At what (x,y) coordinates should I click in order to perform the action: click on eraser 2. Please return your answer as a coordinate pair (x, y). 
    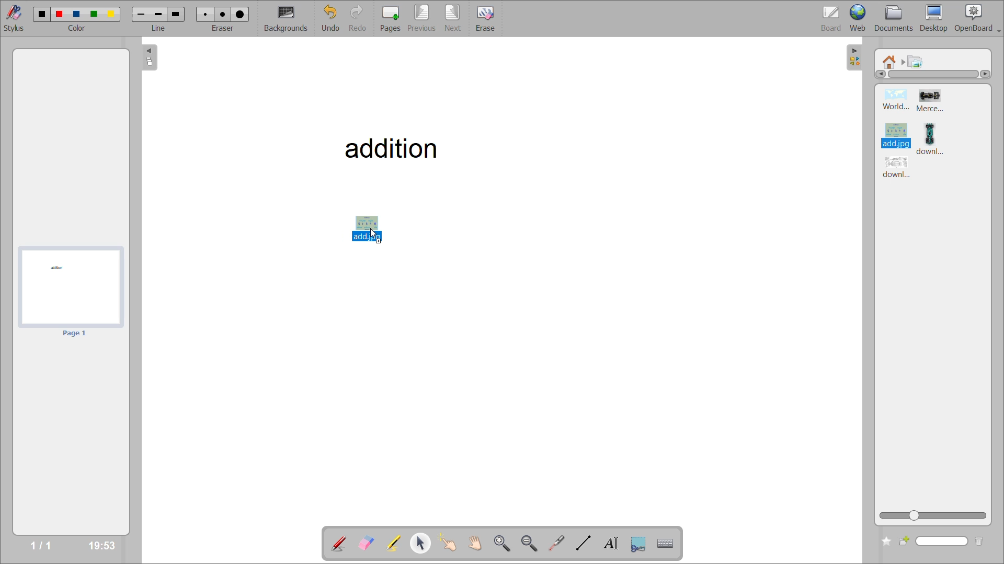
    Looking at the image, I should click on (220, 14).